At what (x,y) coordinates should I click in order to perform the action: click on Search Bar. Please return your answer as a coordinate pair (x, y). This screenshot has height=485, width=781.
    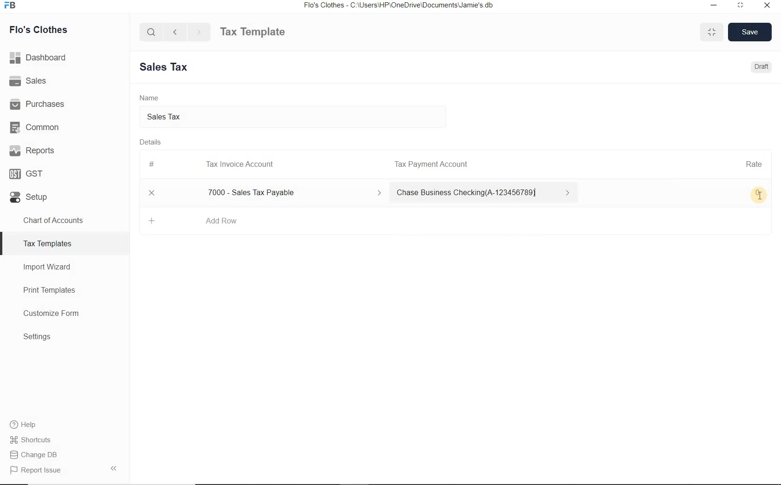
    Looking at the image, I should click on (152, 31).